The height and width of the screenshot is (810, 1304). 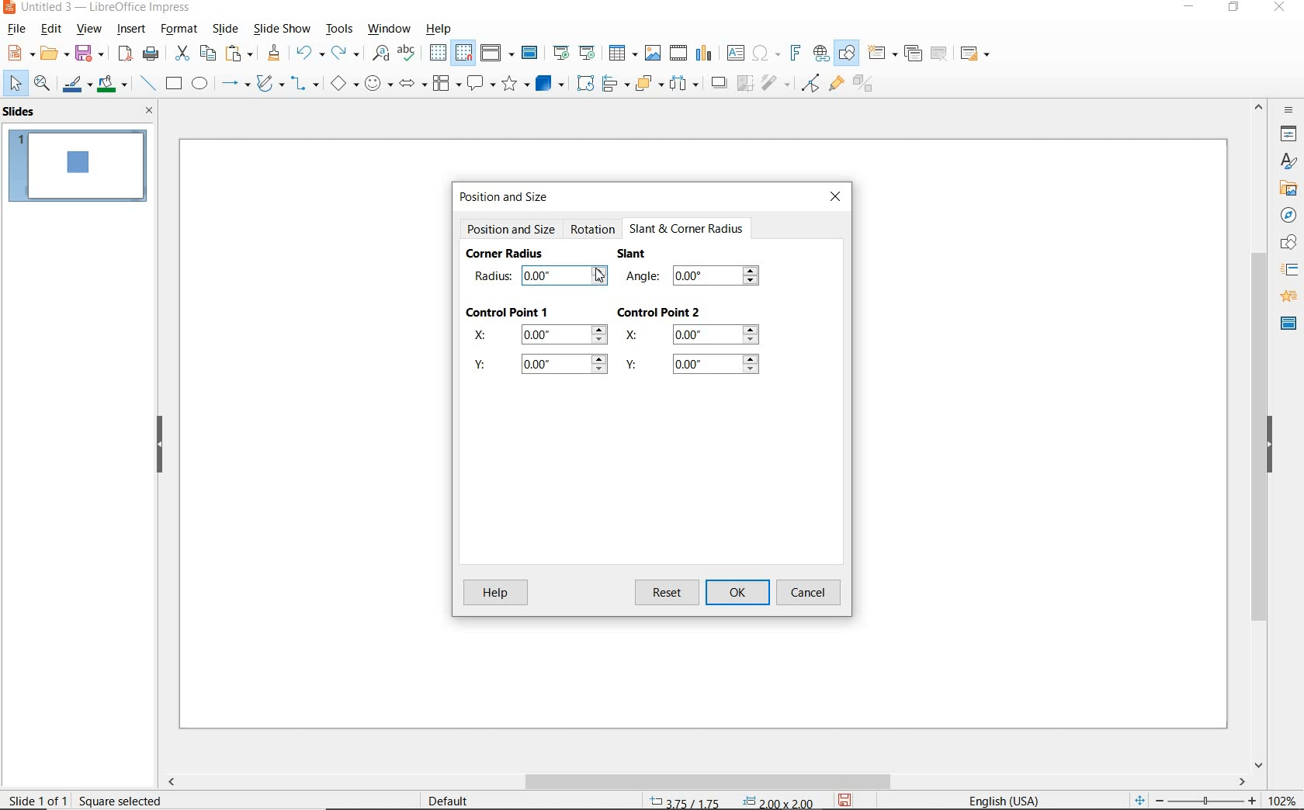 What do you see at coordinates (746, 85) in the screenshot?
I see `crop image` at bounding box center [746, 85].